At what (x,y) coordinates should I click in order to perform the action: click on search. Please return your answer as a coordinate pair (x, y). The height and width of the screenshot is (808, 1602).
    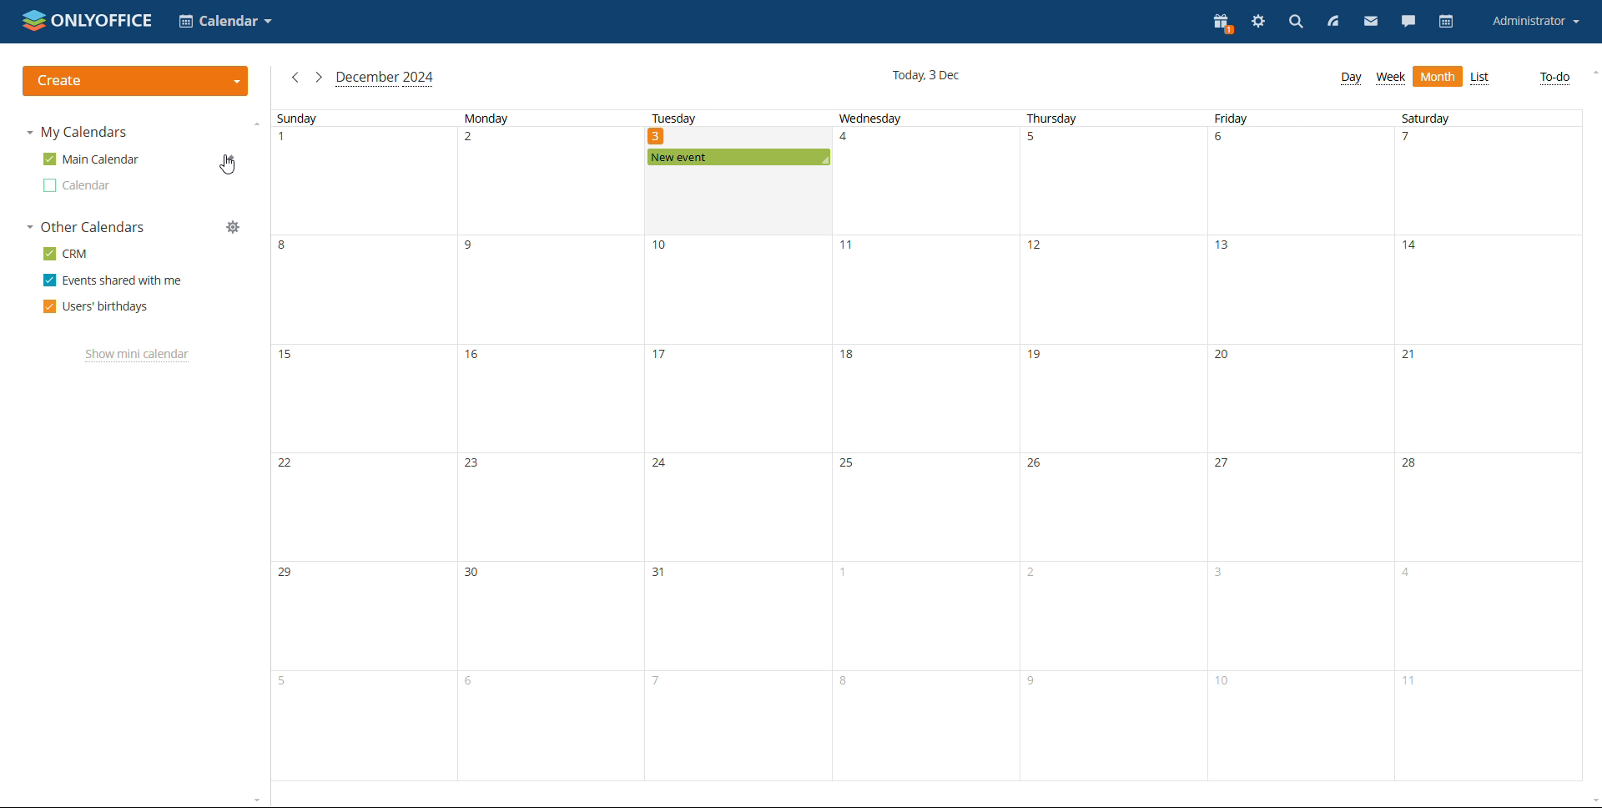
    Looking at the image, I should click on (1296, 23).